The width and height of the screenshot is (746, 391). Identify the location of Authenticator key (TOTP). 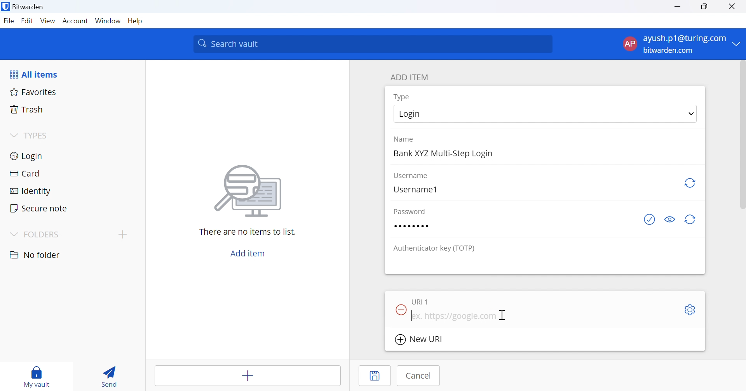
(434, 249).